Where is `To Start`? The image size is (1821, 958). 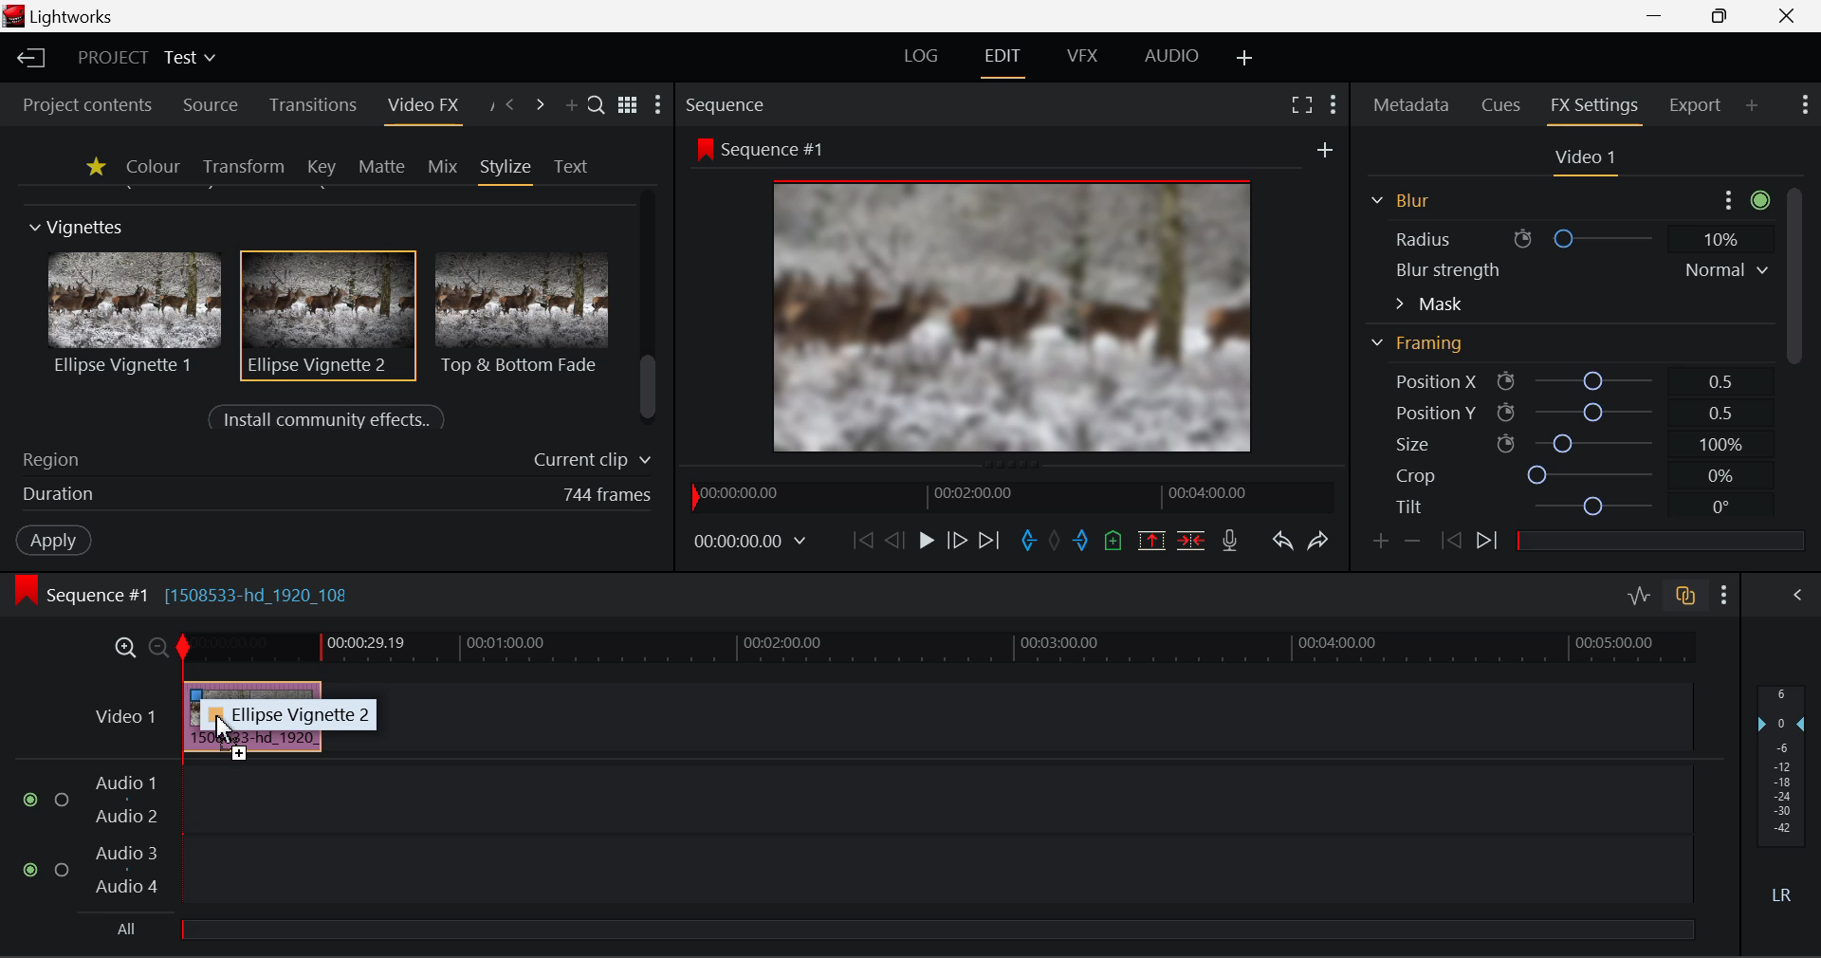
To Start is located at coordinates (860, 539).